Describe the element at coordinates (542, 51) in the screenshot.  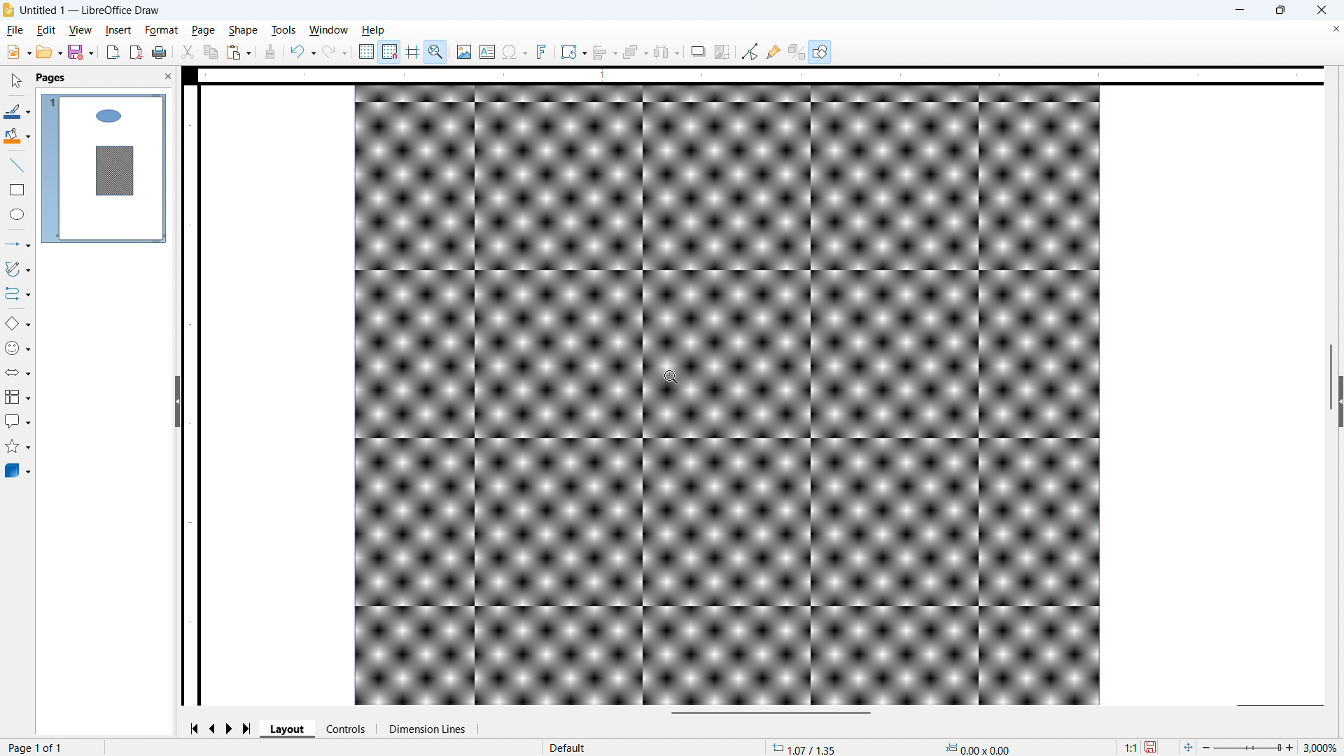
I see `Insert font work text ` at that location.